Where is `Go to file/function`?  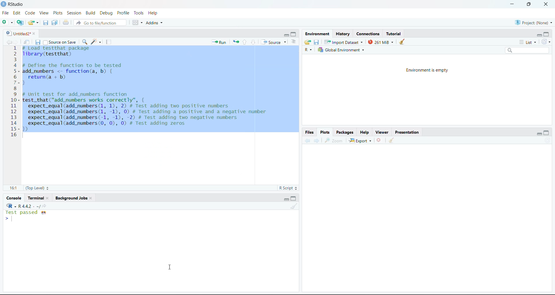
Go to file/function is located at coordinates (101, 22).